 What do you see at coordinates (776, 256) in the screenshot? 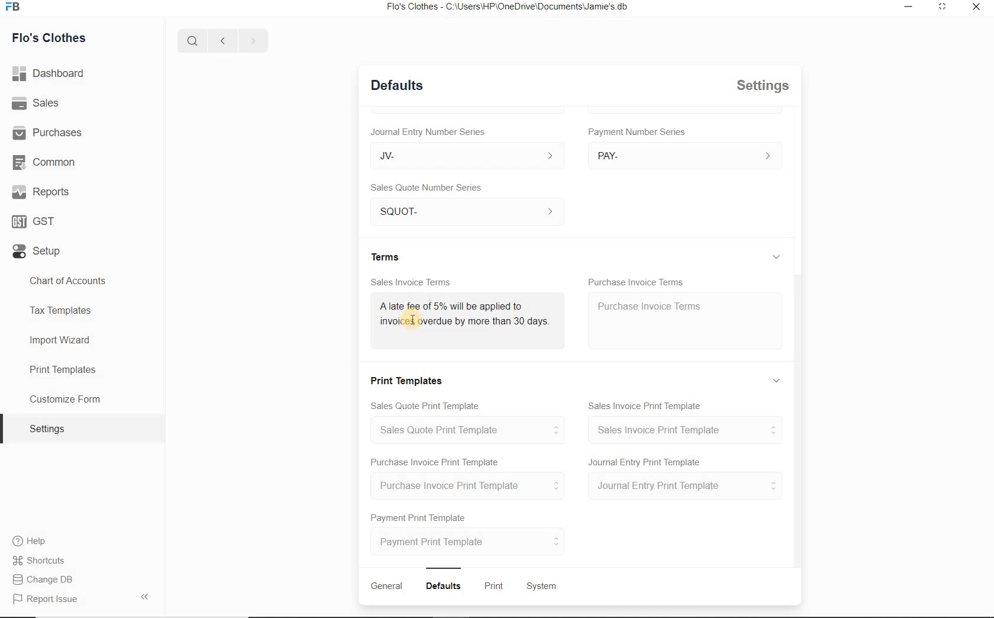
I see `Expand` at bounding box center [776, 256].